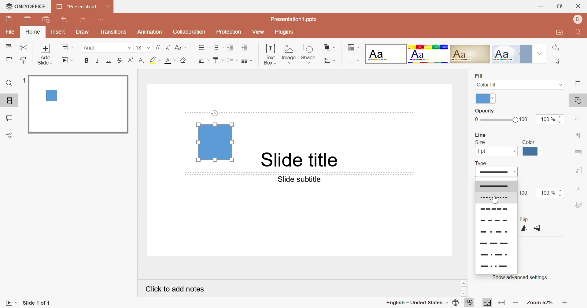 The width and height of the screenshot is (587, 308). Describe the element at coordinates (561, 33) in the screenshot. I see `Open file location` at that location.